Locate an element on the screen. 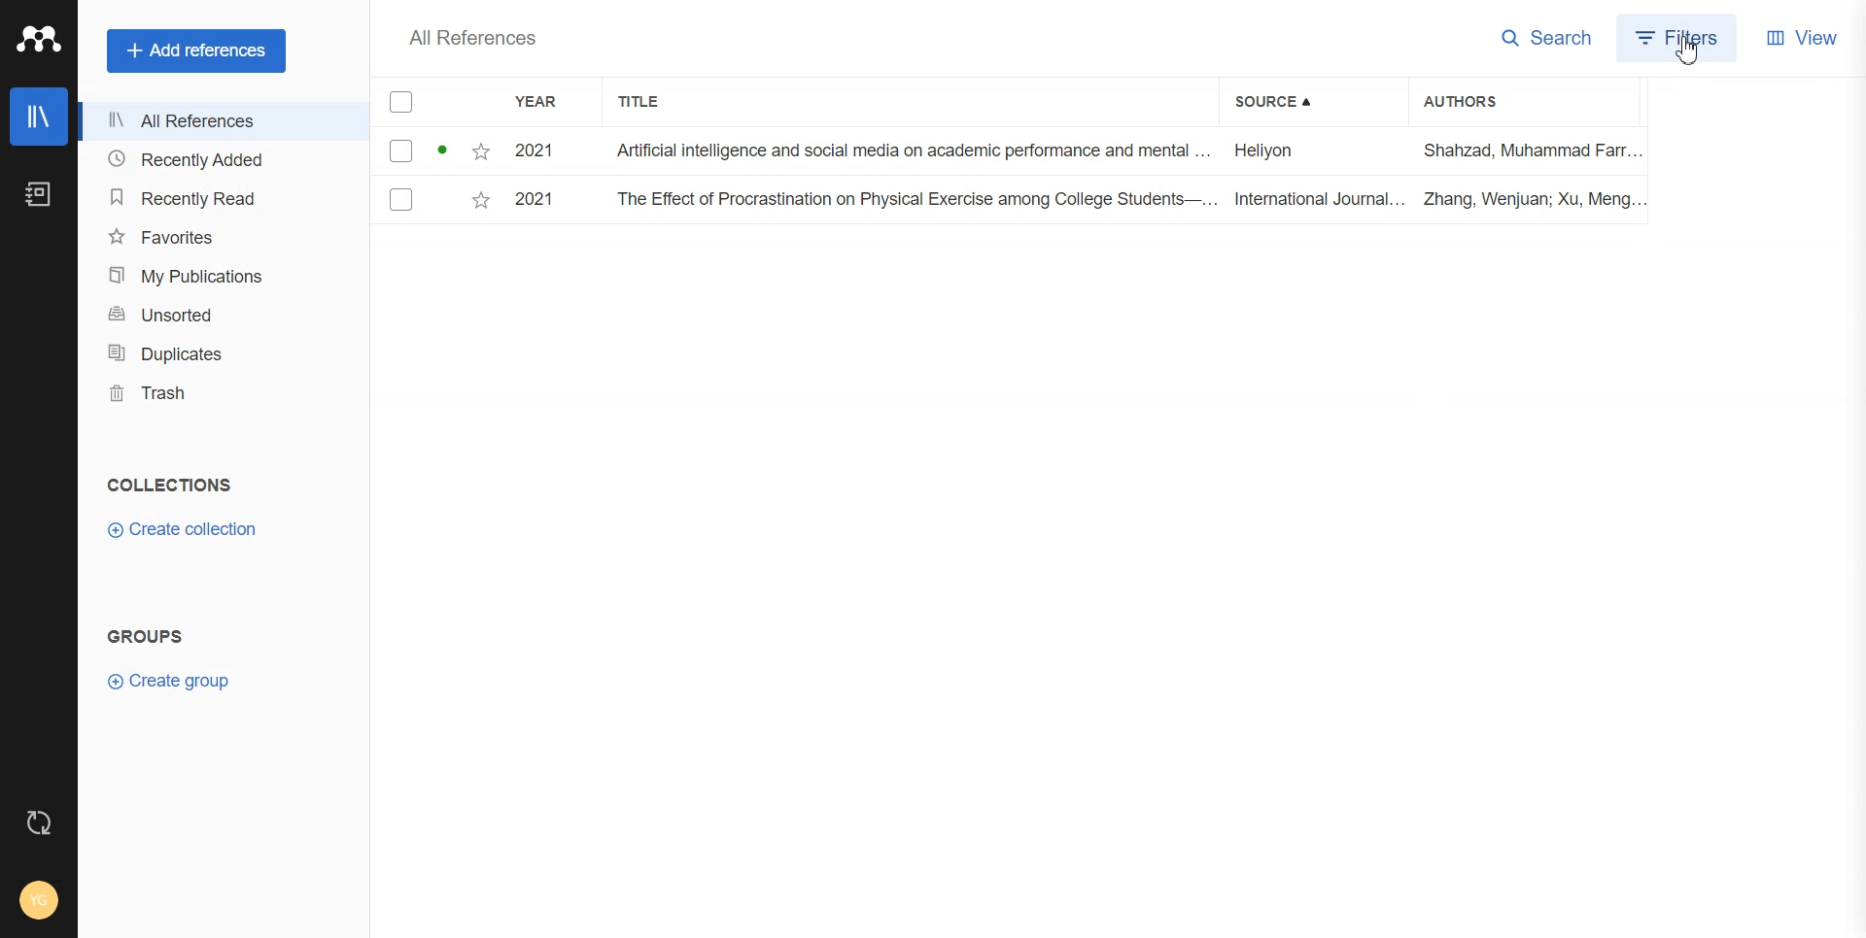  Search is located at coordinates (1545, 39).